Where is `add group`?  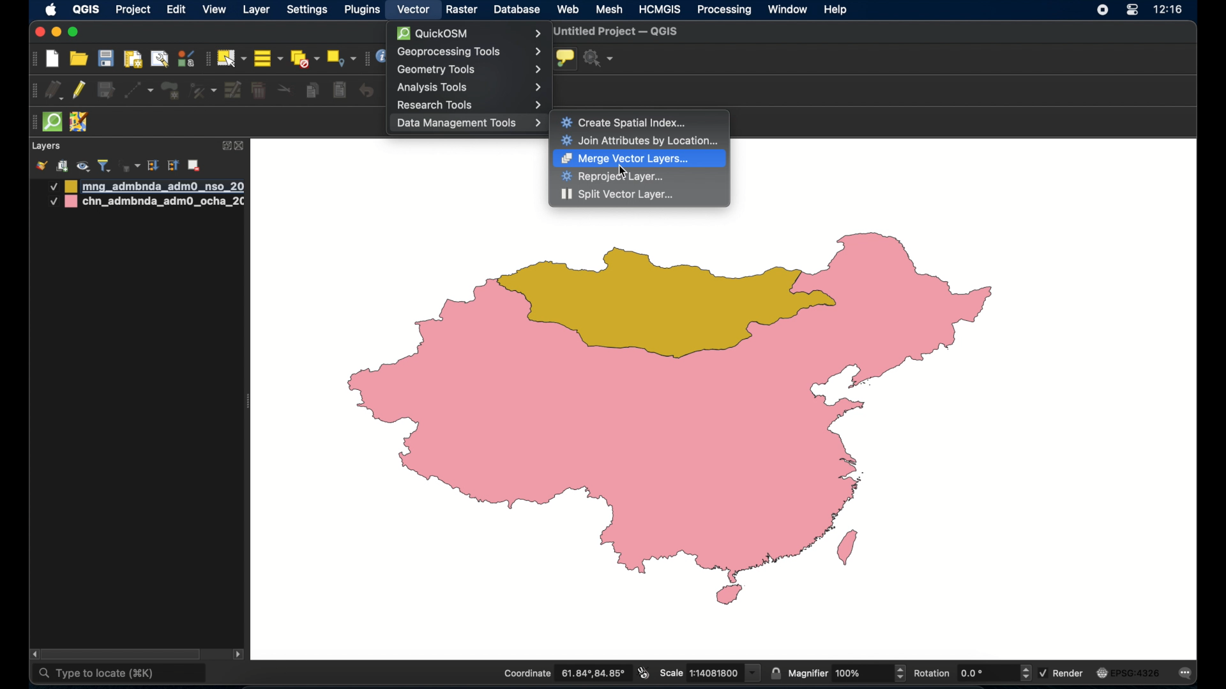 add group is located at coordinates (62, 166).